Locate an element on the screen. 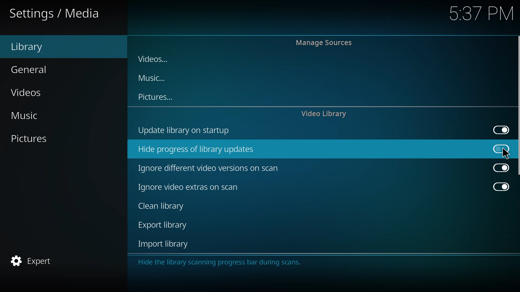  music is located at coordinates (157, 78).